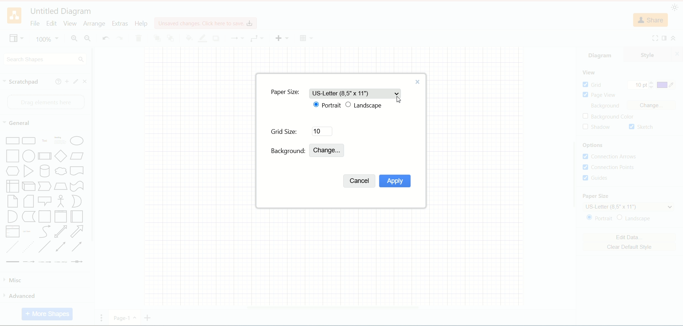 This screenshot has width=683, height=326. Describe the element at coordinates (665, 38) in the screenshot. I see `format` at that location.